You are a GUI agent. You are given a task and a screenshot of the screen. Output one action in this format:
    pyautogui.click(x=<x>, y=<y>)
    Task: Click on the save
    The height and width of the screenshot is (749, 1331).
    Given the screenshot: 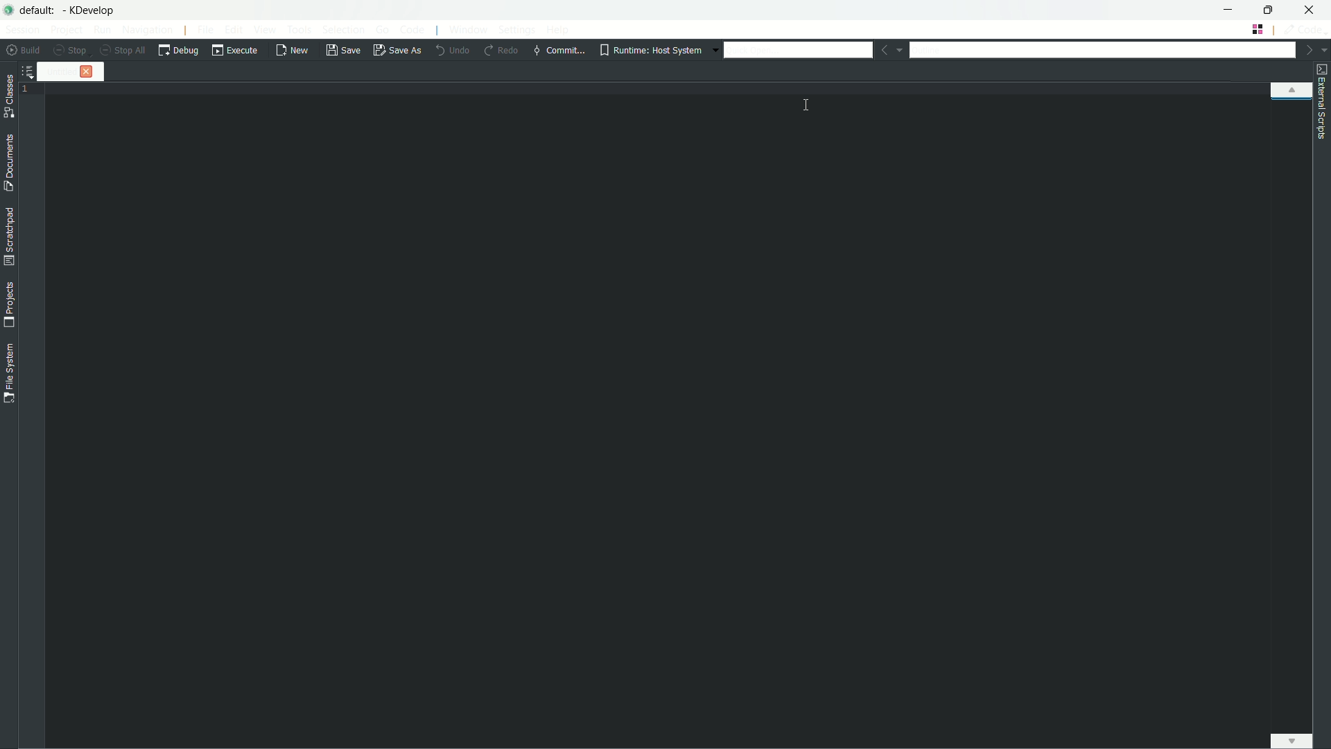 What is the action you would take?
    pyautogui.click(x=343, y=52)
    